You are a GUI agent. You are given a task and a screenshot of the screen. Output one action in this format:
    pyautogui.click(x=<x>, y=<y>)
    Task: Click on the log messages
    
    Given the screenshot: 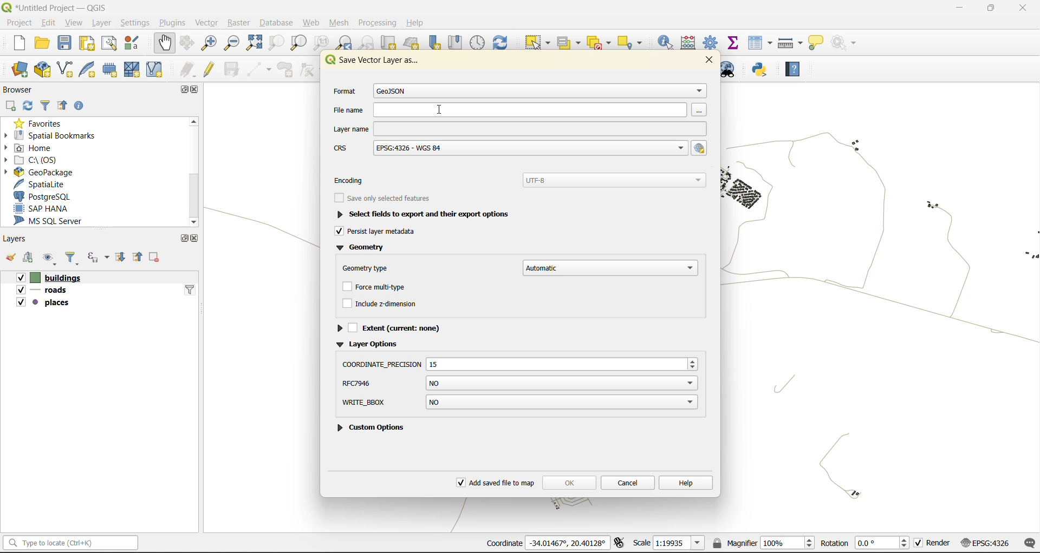 What is the action you would take?
    pyautogui.click(x=1028, y=542)
    